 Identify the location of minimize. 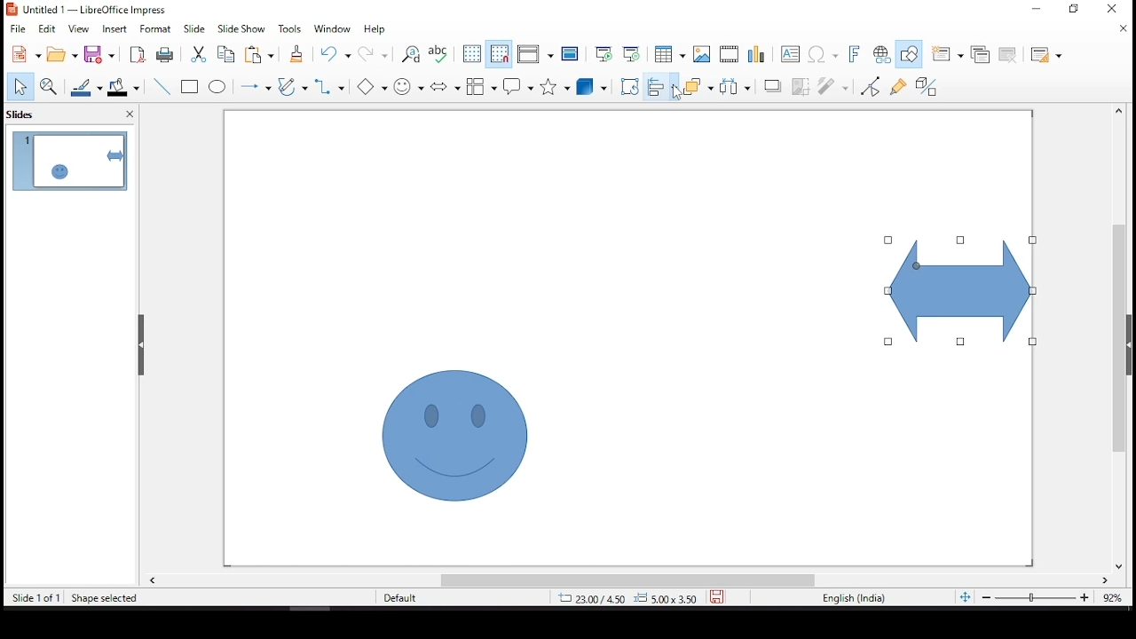
(1037, 7).